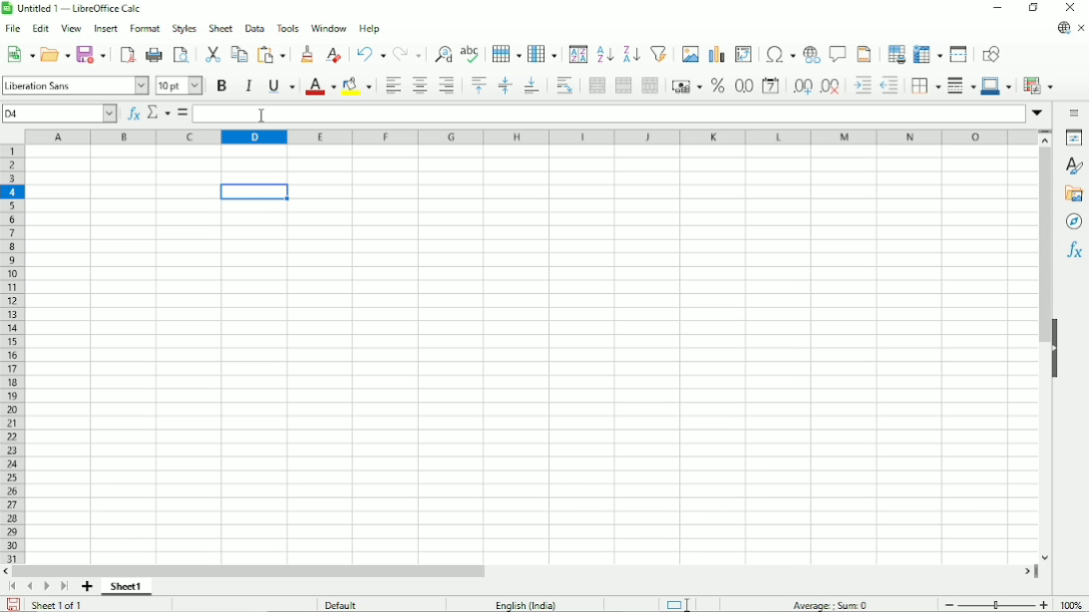 Image resolution: width=1089 pixels, height=612 pixels. Describe the element at coordinates (998, 8) in the screenshot. I see `Minimize` at that location.